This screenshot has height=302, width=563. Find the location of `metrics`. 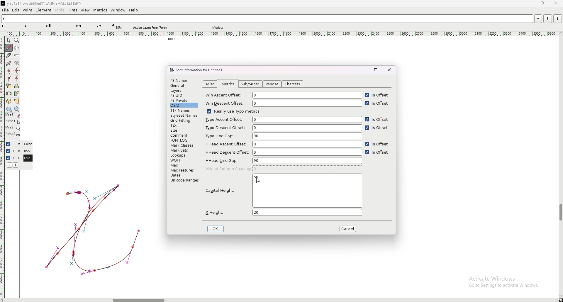

metrics is located at coordinates (228, 84).